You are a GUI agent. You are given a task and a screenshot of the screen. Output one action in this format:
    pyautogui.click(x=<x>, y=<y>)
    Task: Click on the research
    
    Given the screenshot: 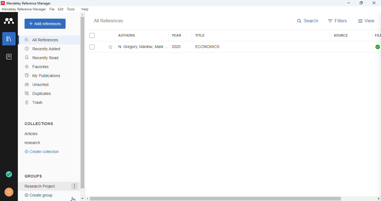 What is the action you would take?
    pyautogui.click(x=32, y=143)
    